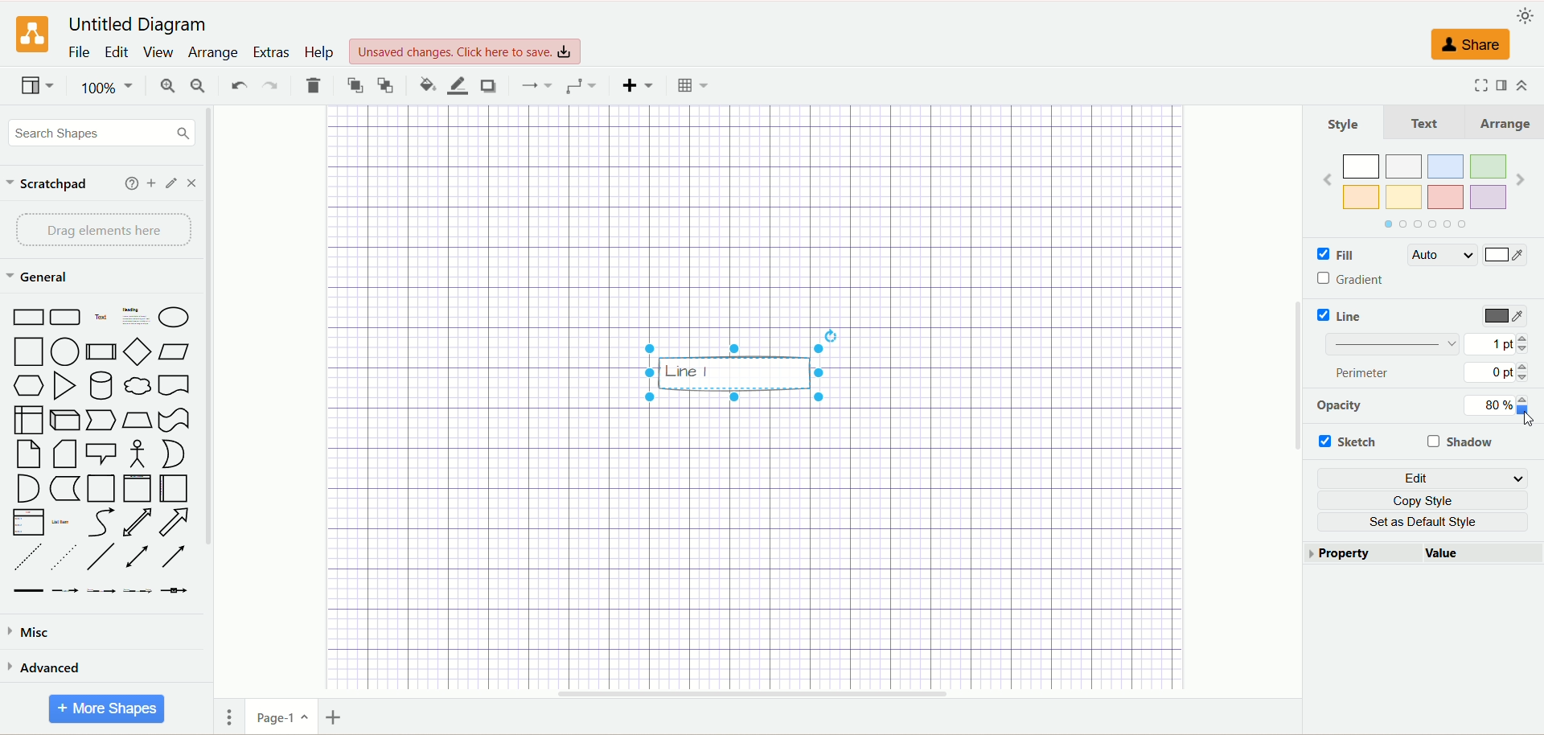  Describe the element at coordinates (138, 489) in the screenshot. I see `Vertical Container` at that location.